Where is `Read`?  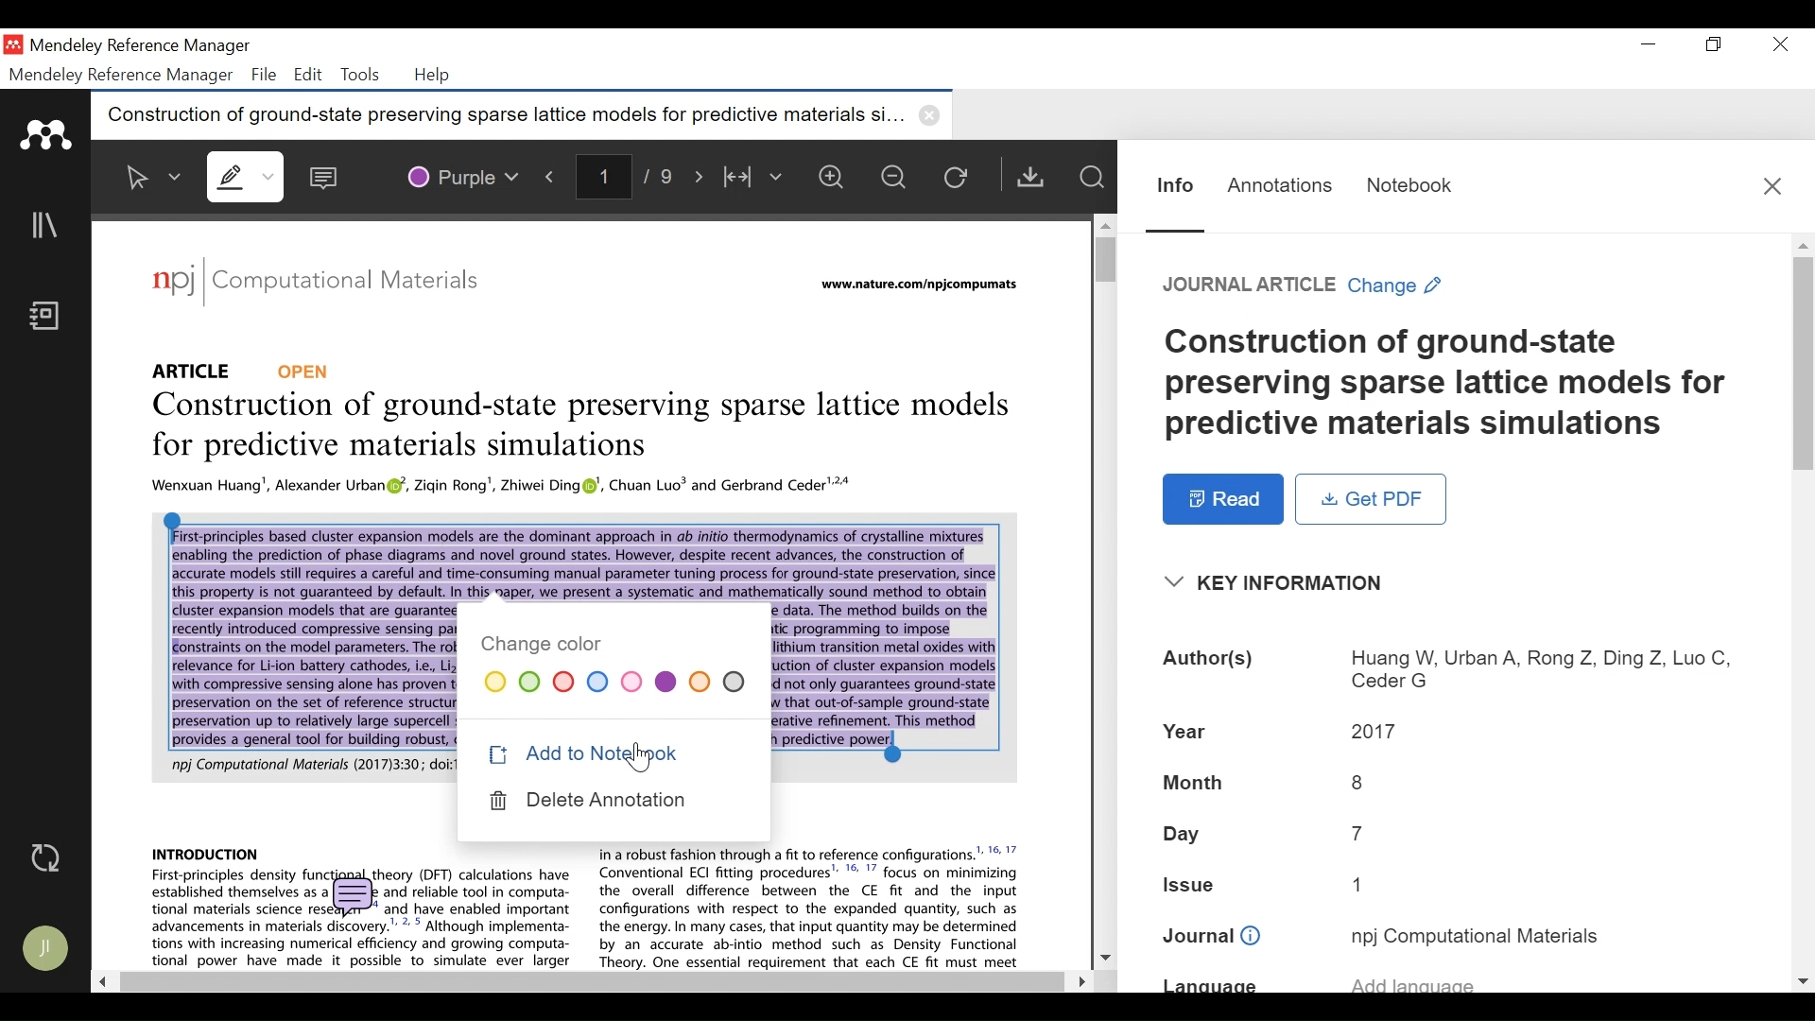 Read is located at coordinates (1224, 499).